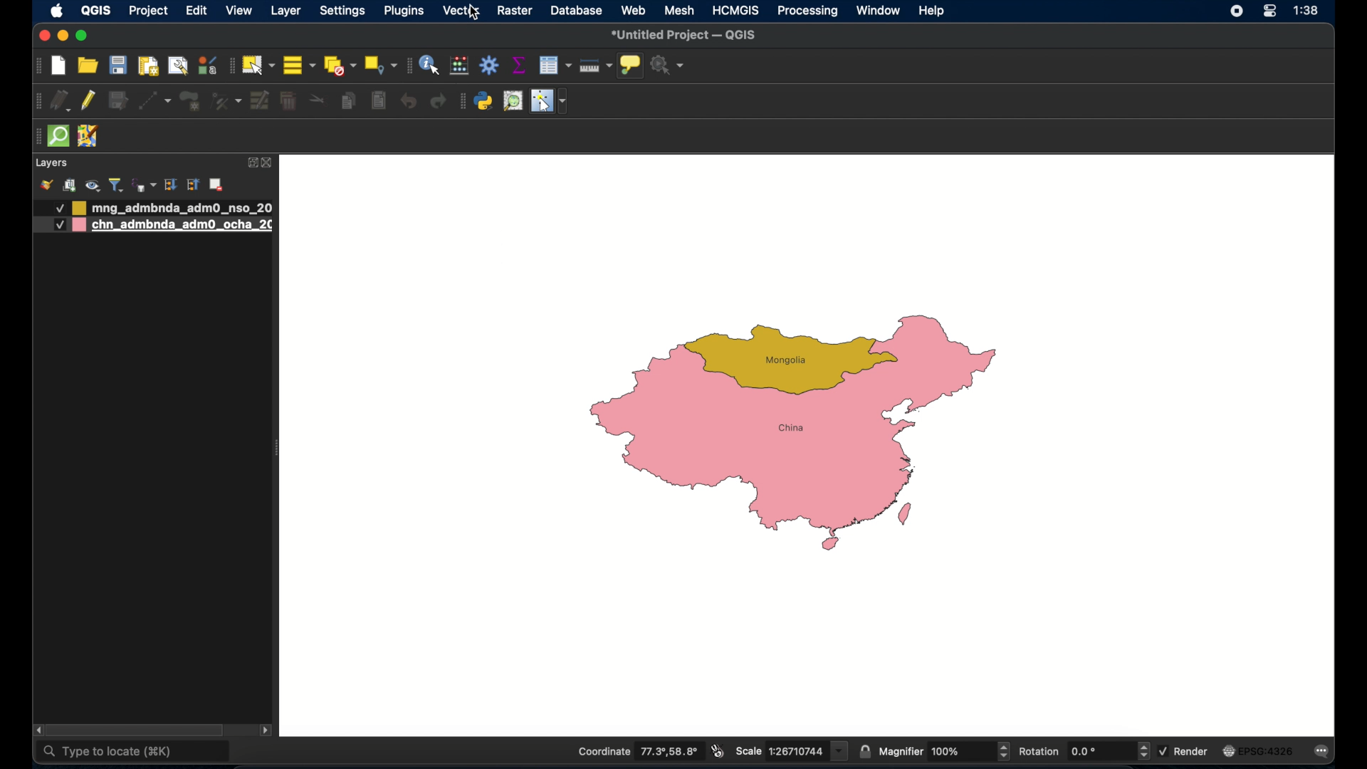 The height and width of the screenshot is (769, 1367). What do you see at coordinates (171, 184) in the screenshot?
I see `expand` at bounding box center [171, 184].